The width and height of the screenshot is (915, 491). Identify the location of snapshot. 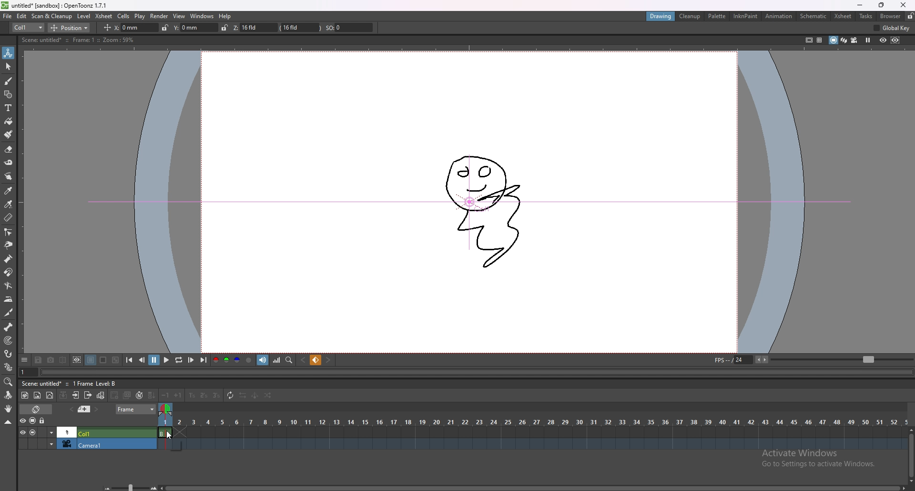
(51, 360).